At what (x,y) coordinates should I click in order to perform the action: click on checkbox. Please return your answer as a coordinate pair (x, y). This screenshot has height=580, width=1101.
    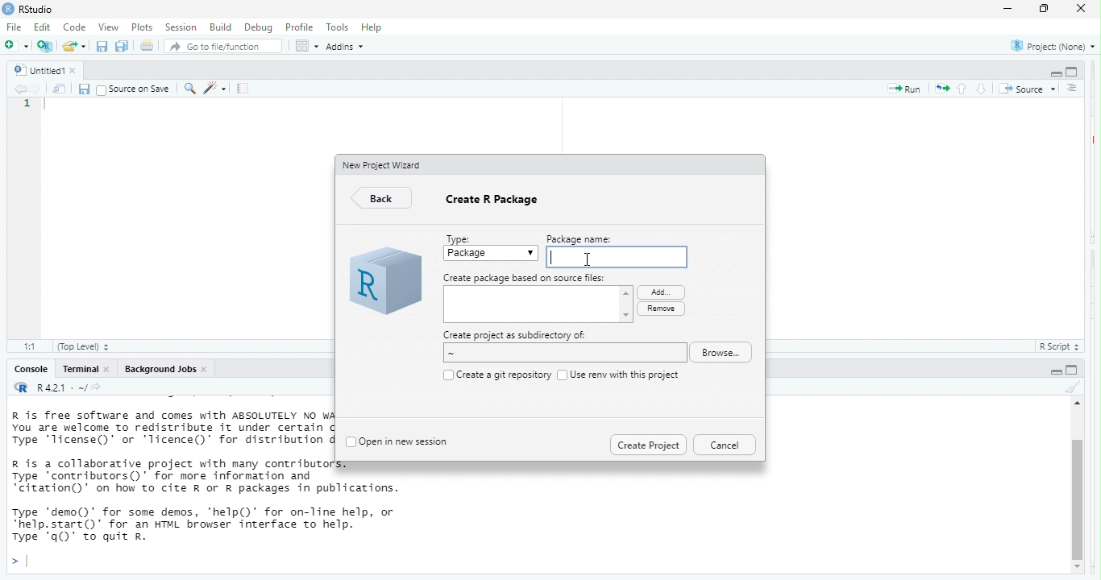
    Looking at the image, I should click on (350, 442).